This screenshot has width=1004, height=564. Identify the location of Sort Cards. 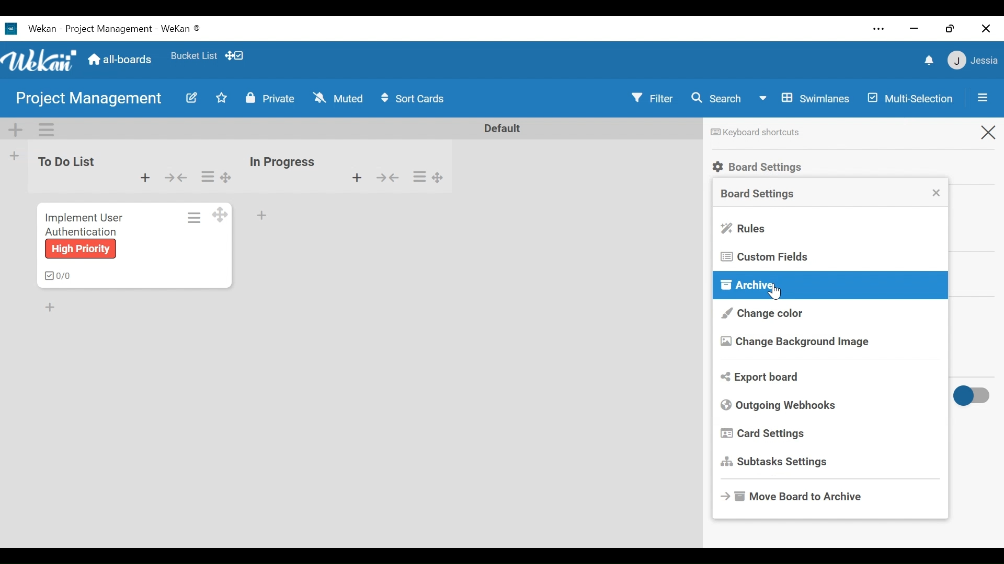
(415, 98).